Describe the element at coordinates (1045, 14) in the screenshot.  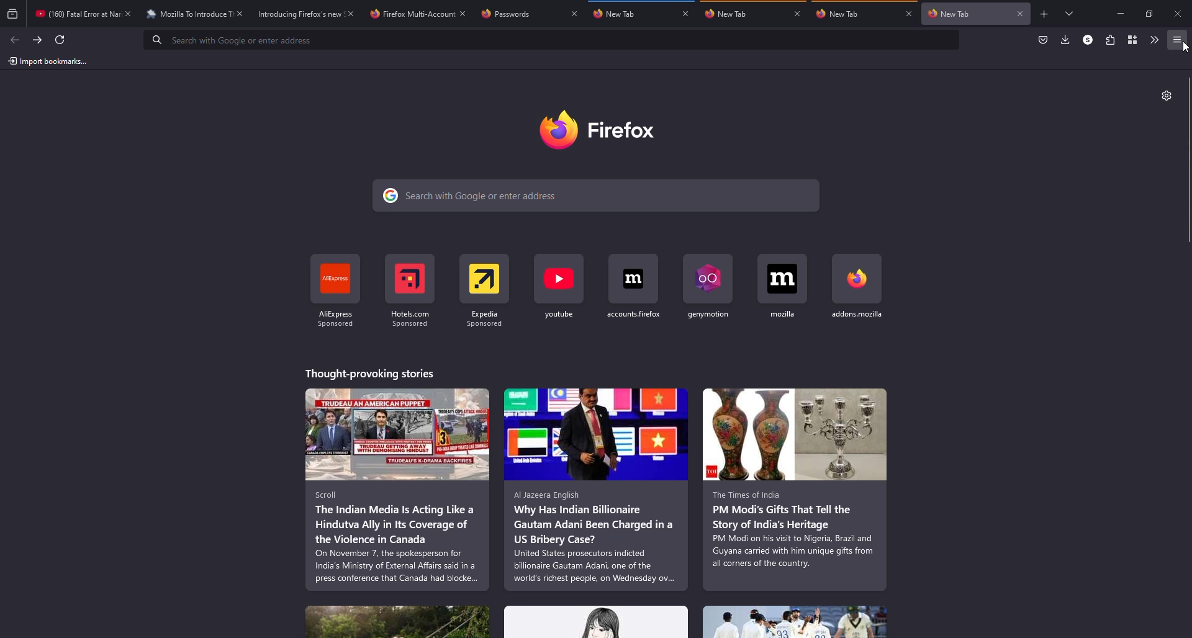
I see `add tab` at that location.